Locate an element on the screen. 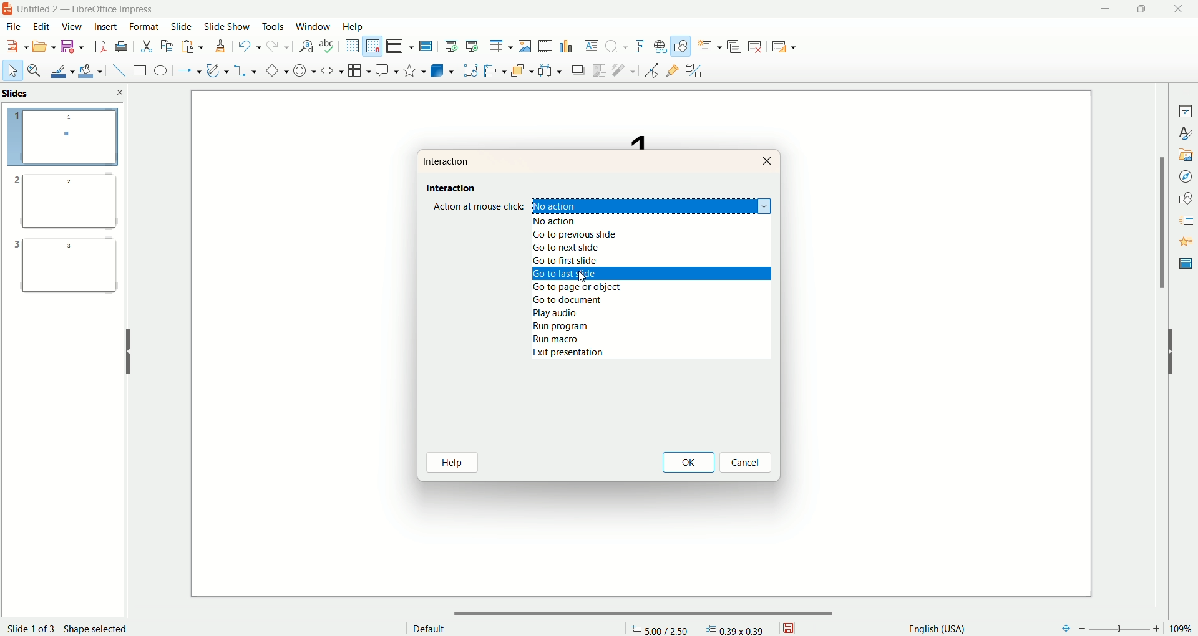 The image size is (1198, 636). no action is located at coordinates (604, 222).